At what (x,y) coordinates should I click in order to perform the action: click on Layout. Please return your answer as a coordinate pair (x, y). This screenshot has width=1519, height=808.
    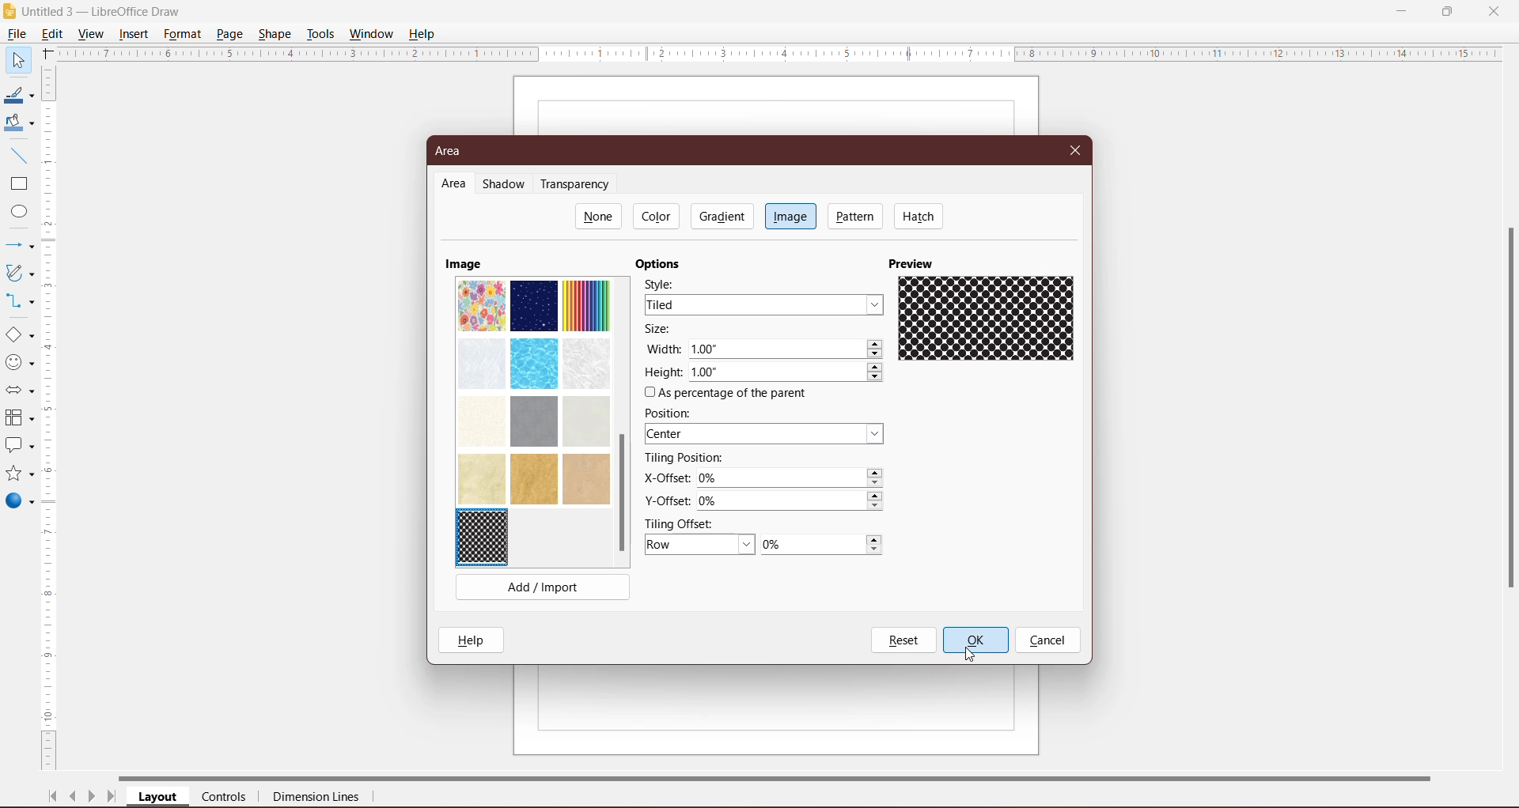
    Looking at the image, I should click on (159, 798).